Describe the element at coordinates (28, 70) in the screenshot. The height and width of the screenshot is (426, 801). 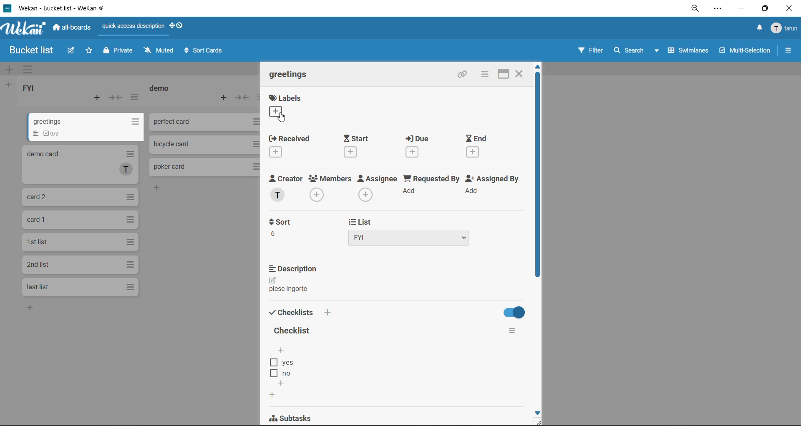
I see `swimlane actions` at that location.